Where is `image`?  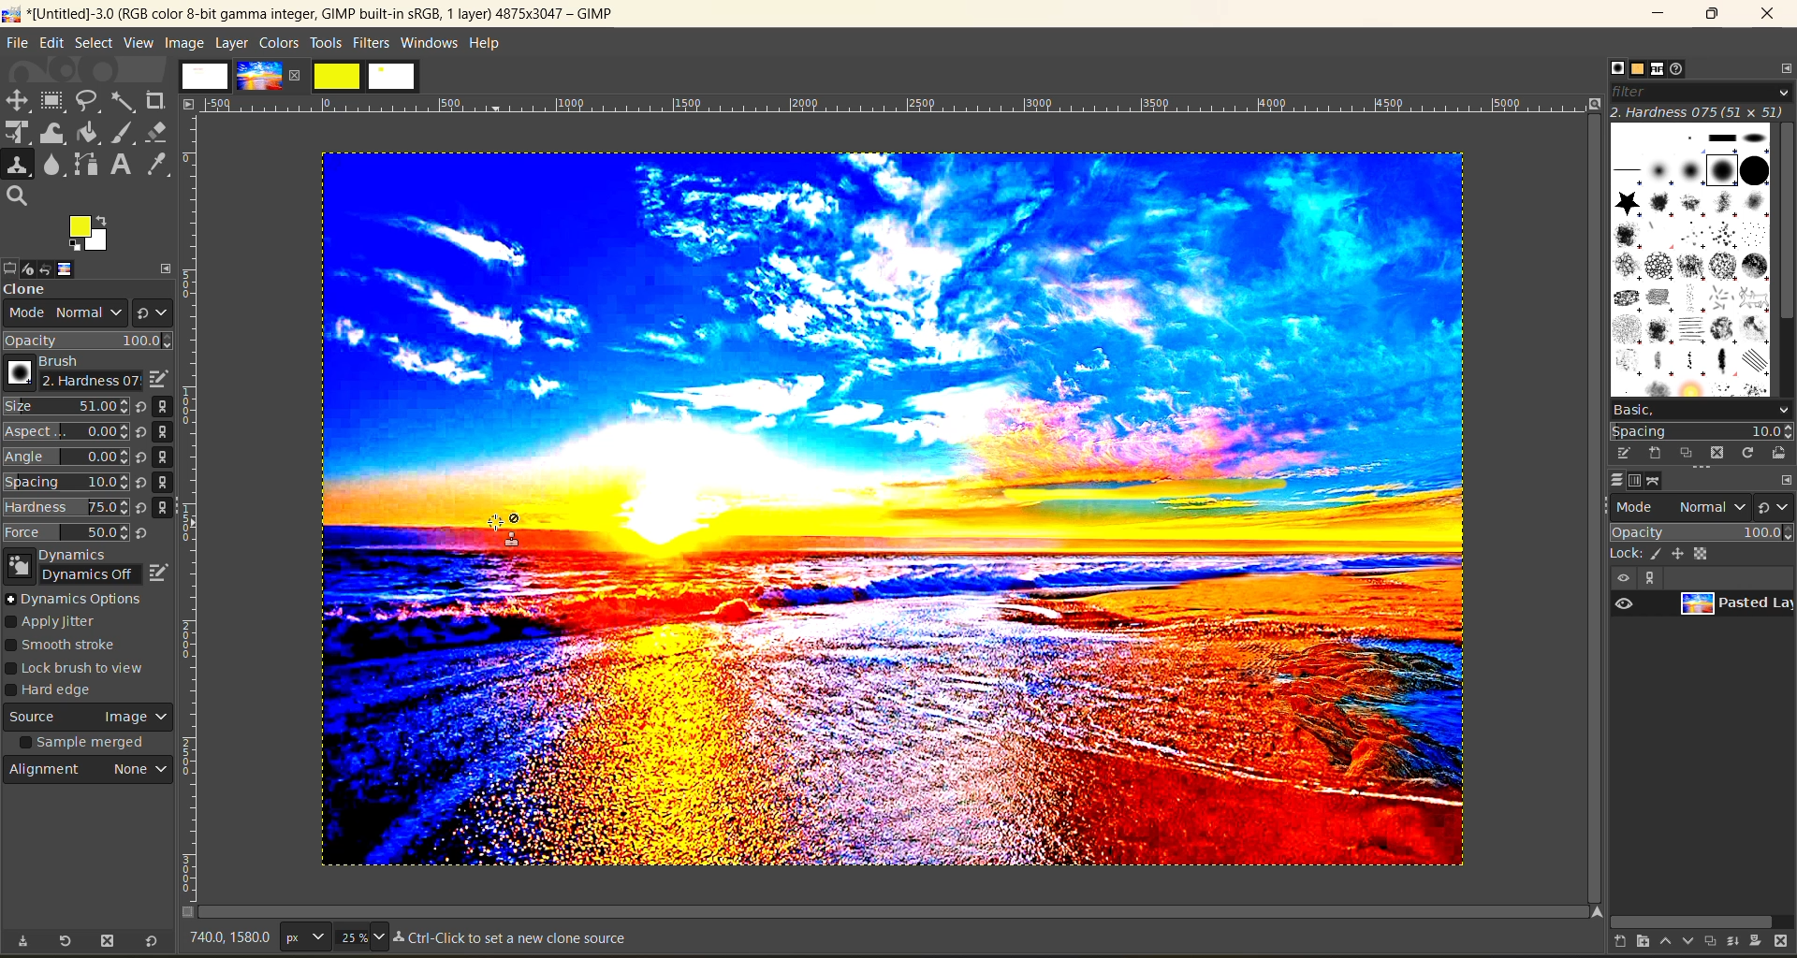
image is located at coordinates (886, 515).